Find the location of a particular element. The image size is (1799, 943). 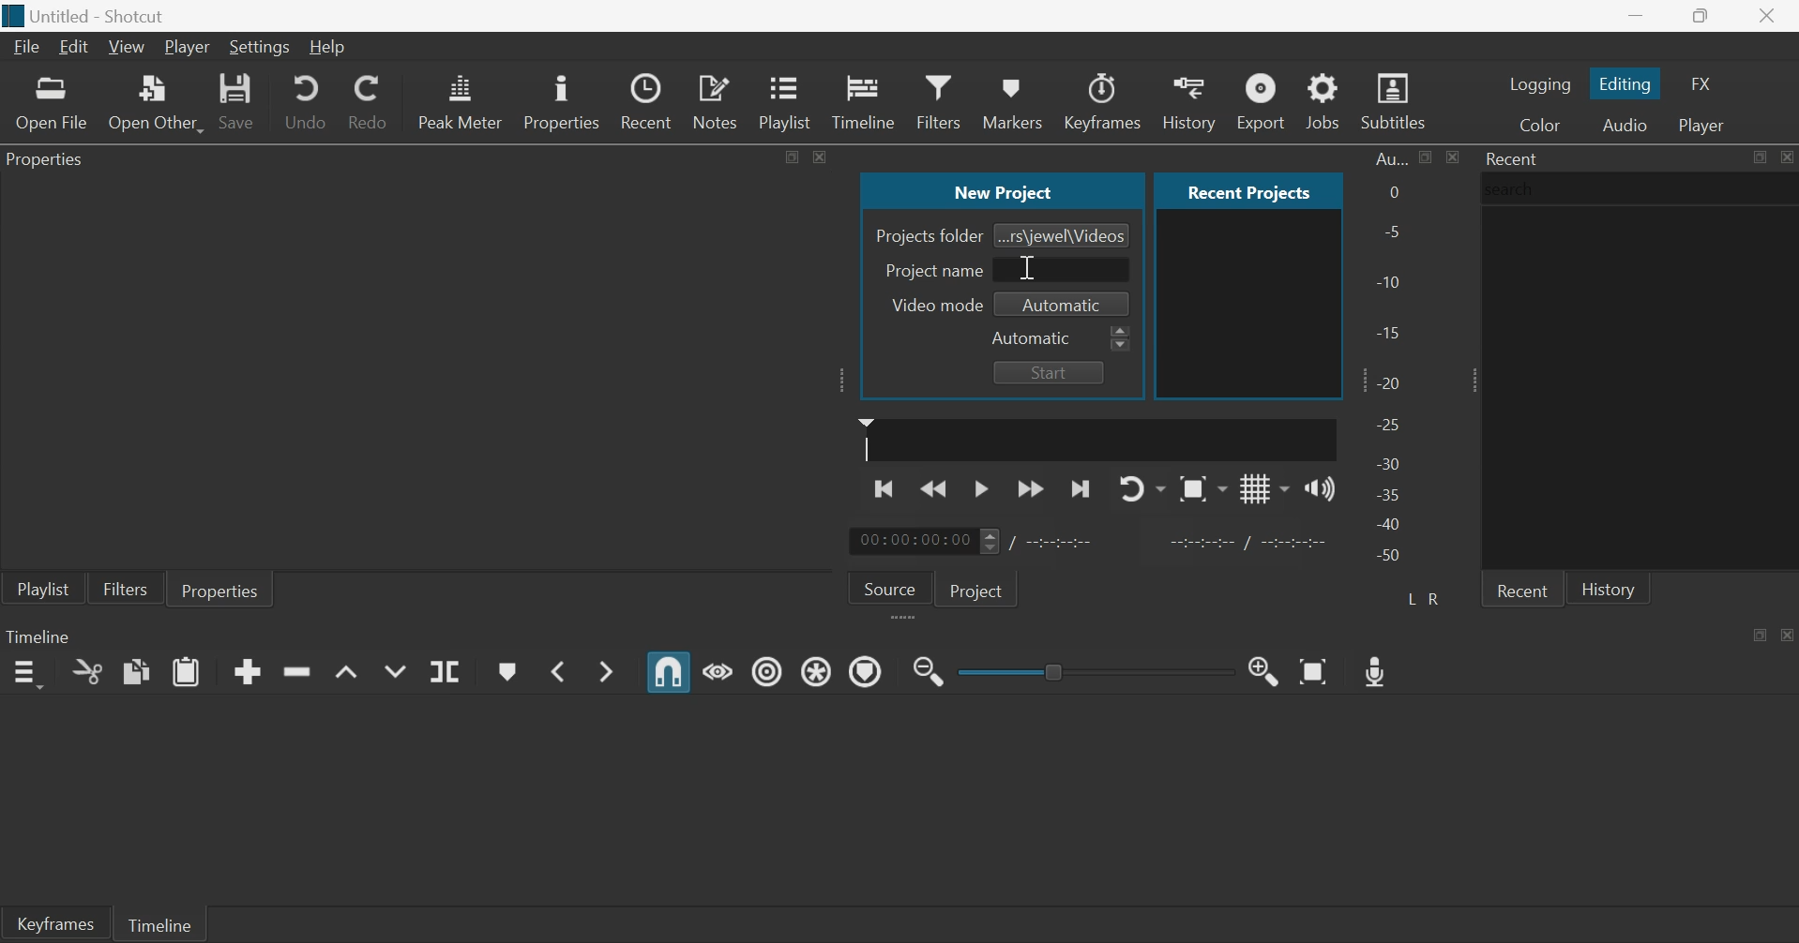

Close is located at coordinates (1788, 634).